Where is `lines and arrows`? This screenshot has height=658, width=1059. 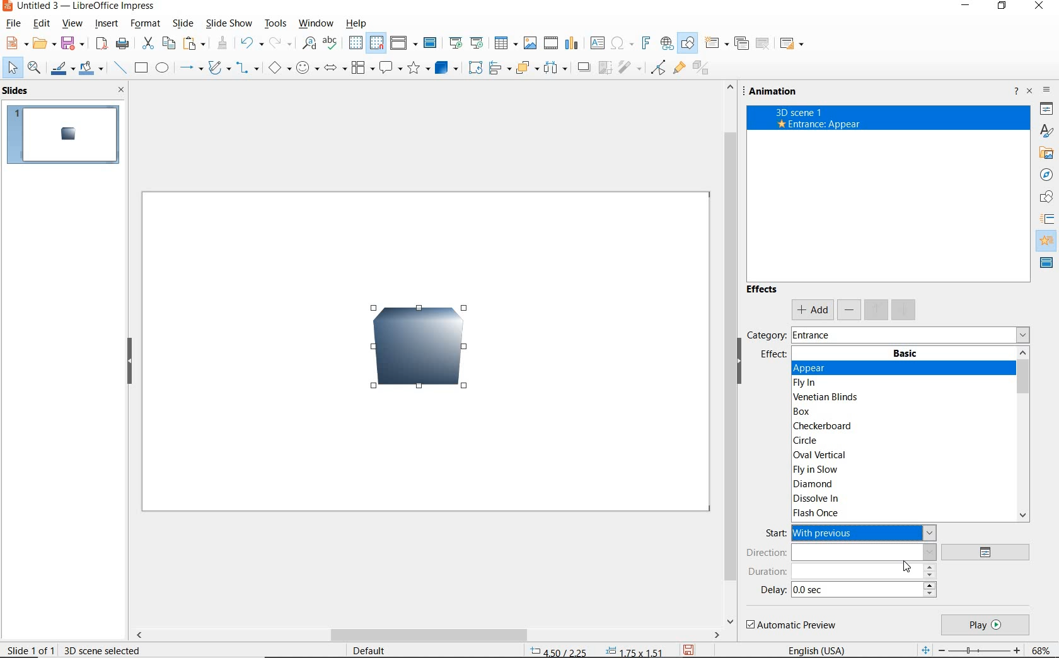 lines and arrows is located at coordinates (191, 70).